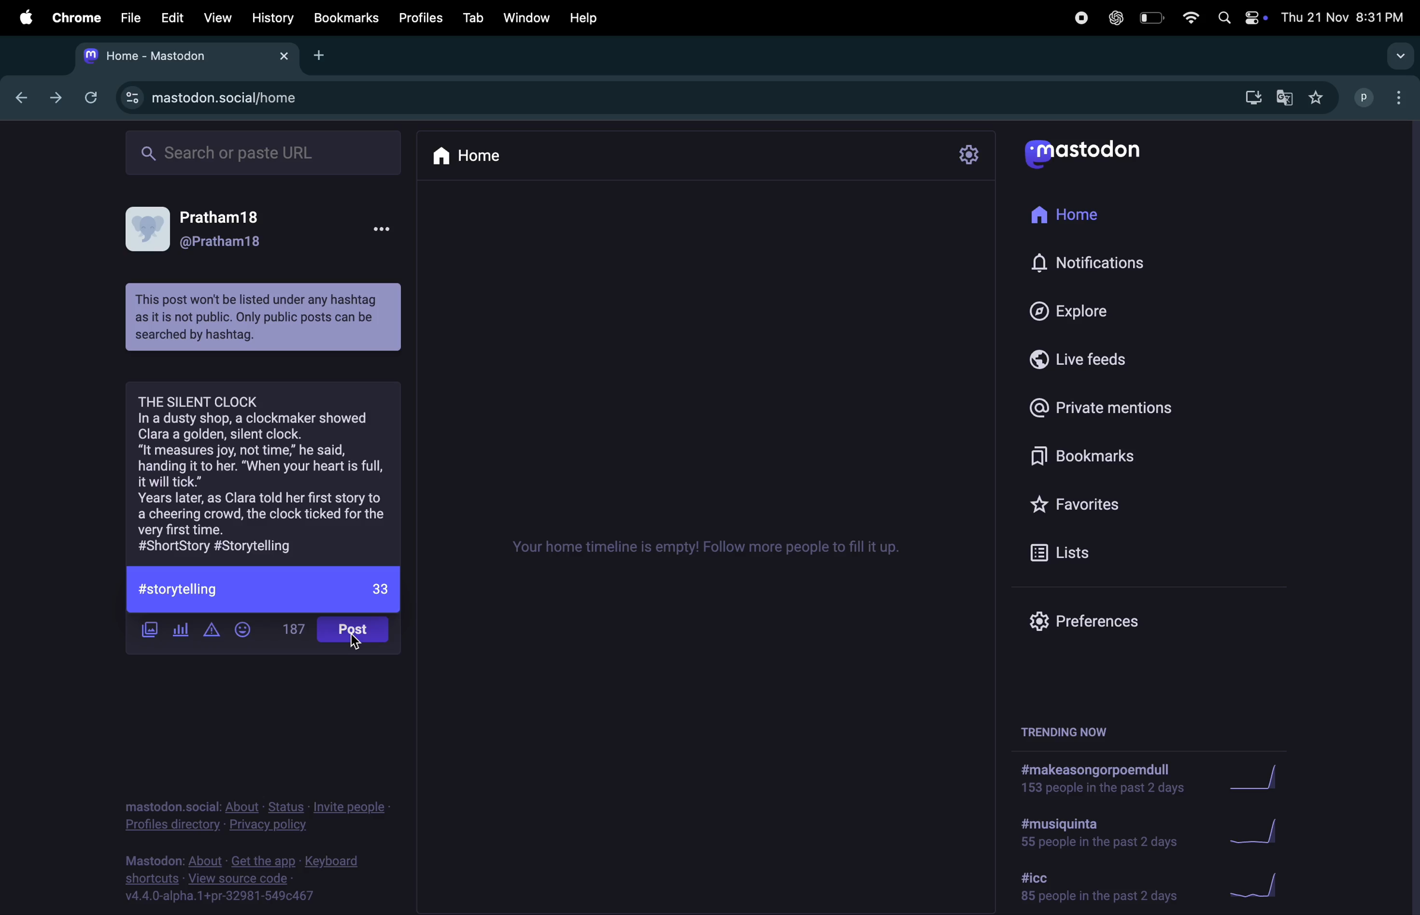 The height and width of the screenshot is (915, 1420). Describe the element at coordinates (265, 153) in the screenshot. I see `searchbar` at that location.